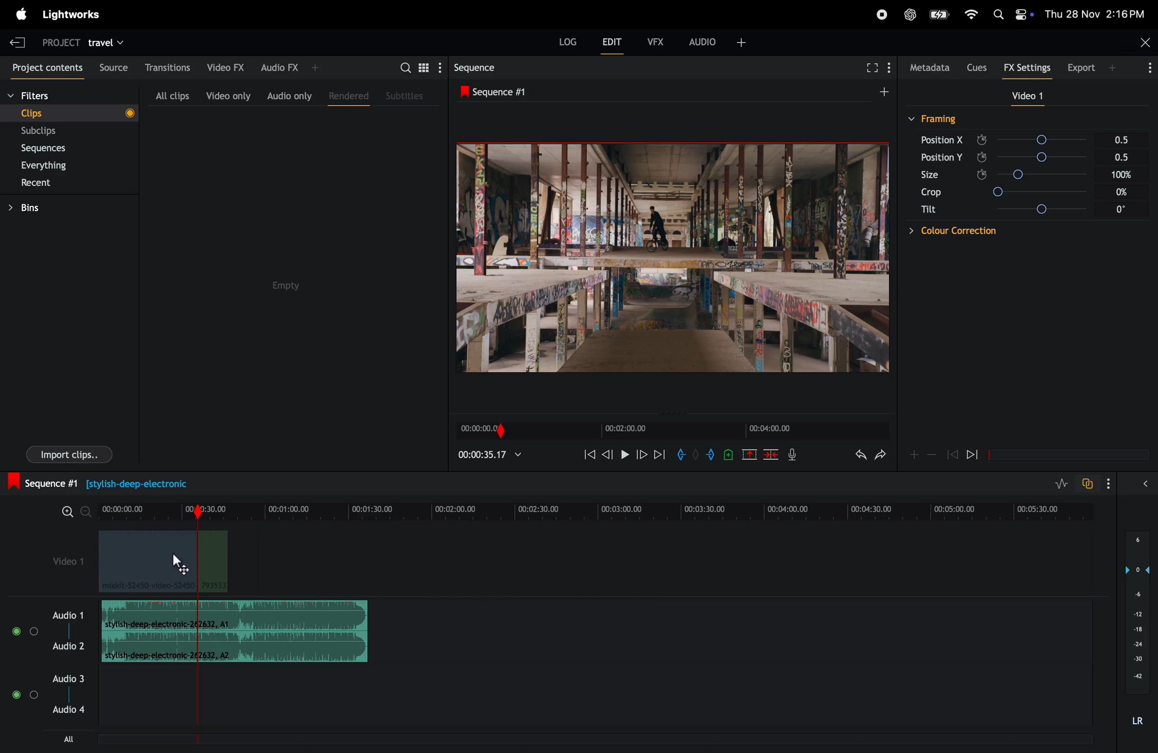 Image resolution: width=1158 pixels, height=753 pixels. Describe the element at coordinates (1061, 192) in the screenshot. I see `angle` at that location.